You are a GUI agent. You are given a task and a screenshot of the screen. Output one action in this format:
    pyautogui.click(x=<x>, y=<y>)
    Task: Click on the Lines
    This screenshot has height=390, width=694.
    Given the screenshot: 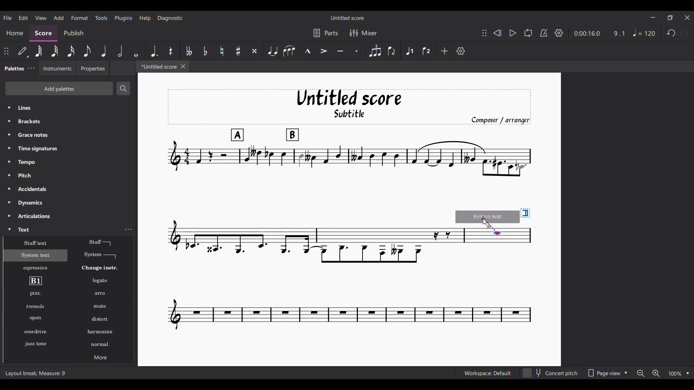 What is the action you would take?
    pyautogui.click(x=69, y=108)
    